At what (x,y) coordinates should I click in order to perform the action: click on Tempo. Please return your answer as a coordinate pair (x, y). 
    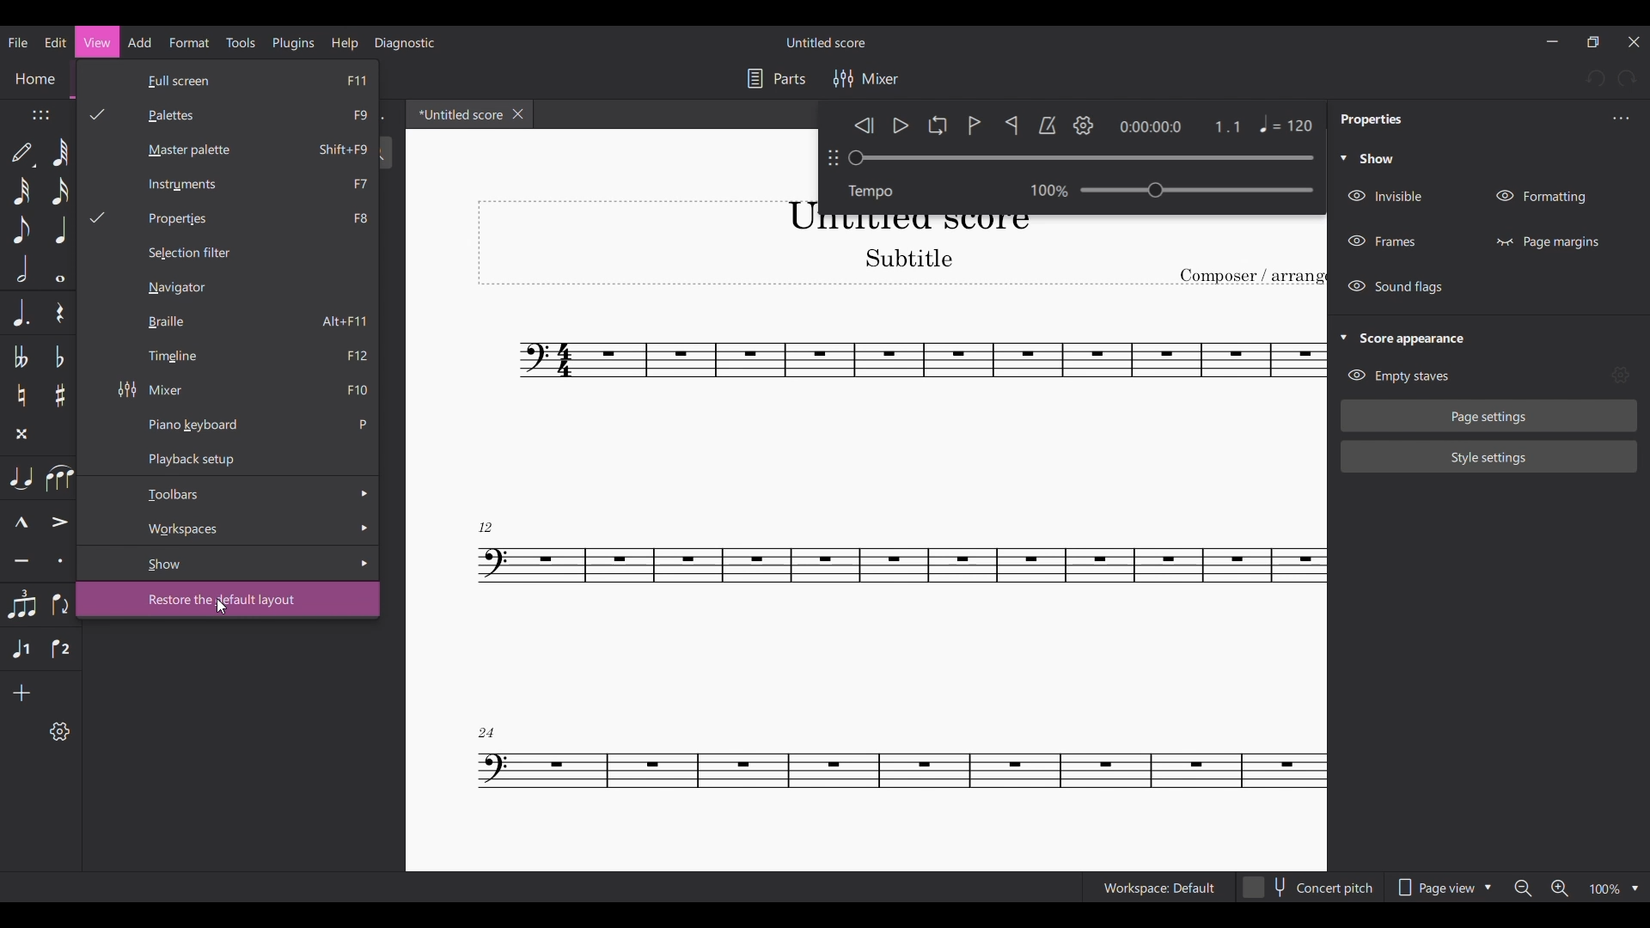
    Looking at the image, I should click on (1198, 189).